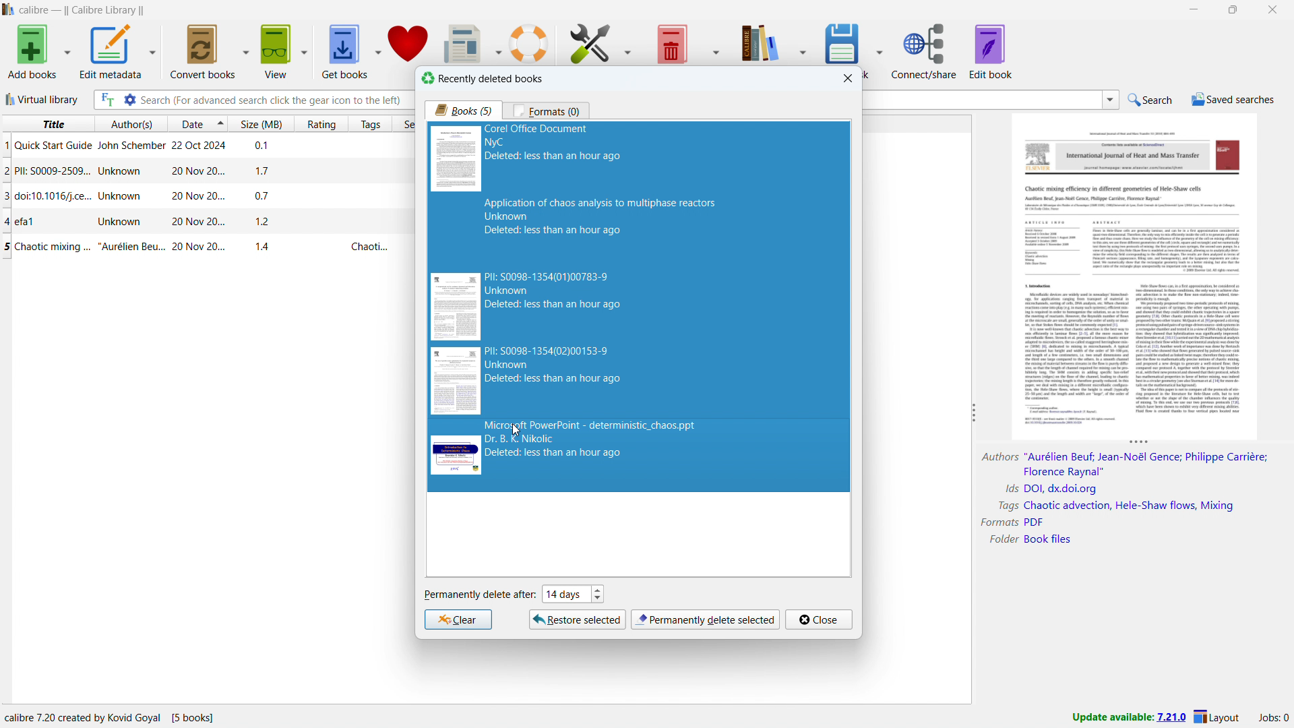 This screenshot has width=1294, height=728. Describe the element at coordinates (714, 40) in the screenshot. I see `remove books options` at that location.